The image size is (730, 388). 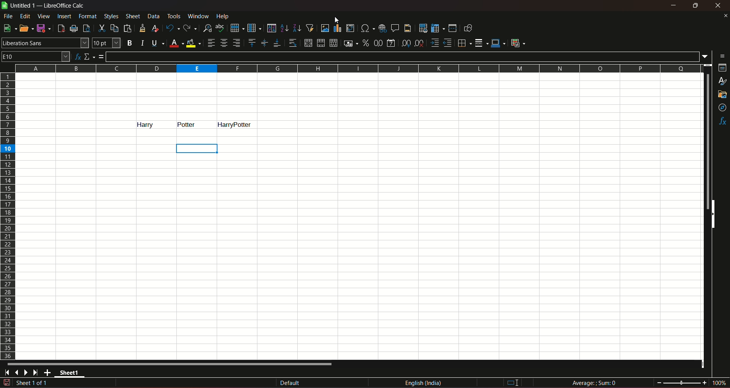 What do you see at coordinates (157, 43) in the screenshot?
I see `underline` at bounding box center [157, 43].